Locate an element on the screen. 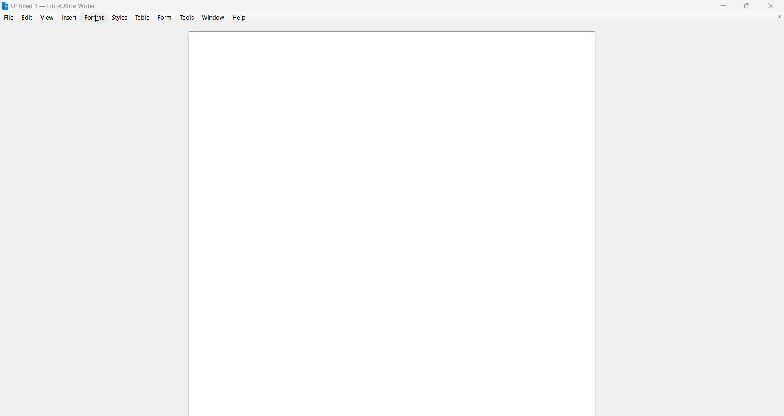  view is located at coordinates (47, 17).